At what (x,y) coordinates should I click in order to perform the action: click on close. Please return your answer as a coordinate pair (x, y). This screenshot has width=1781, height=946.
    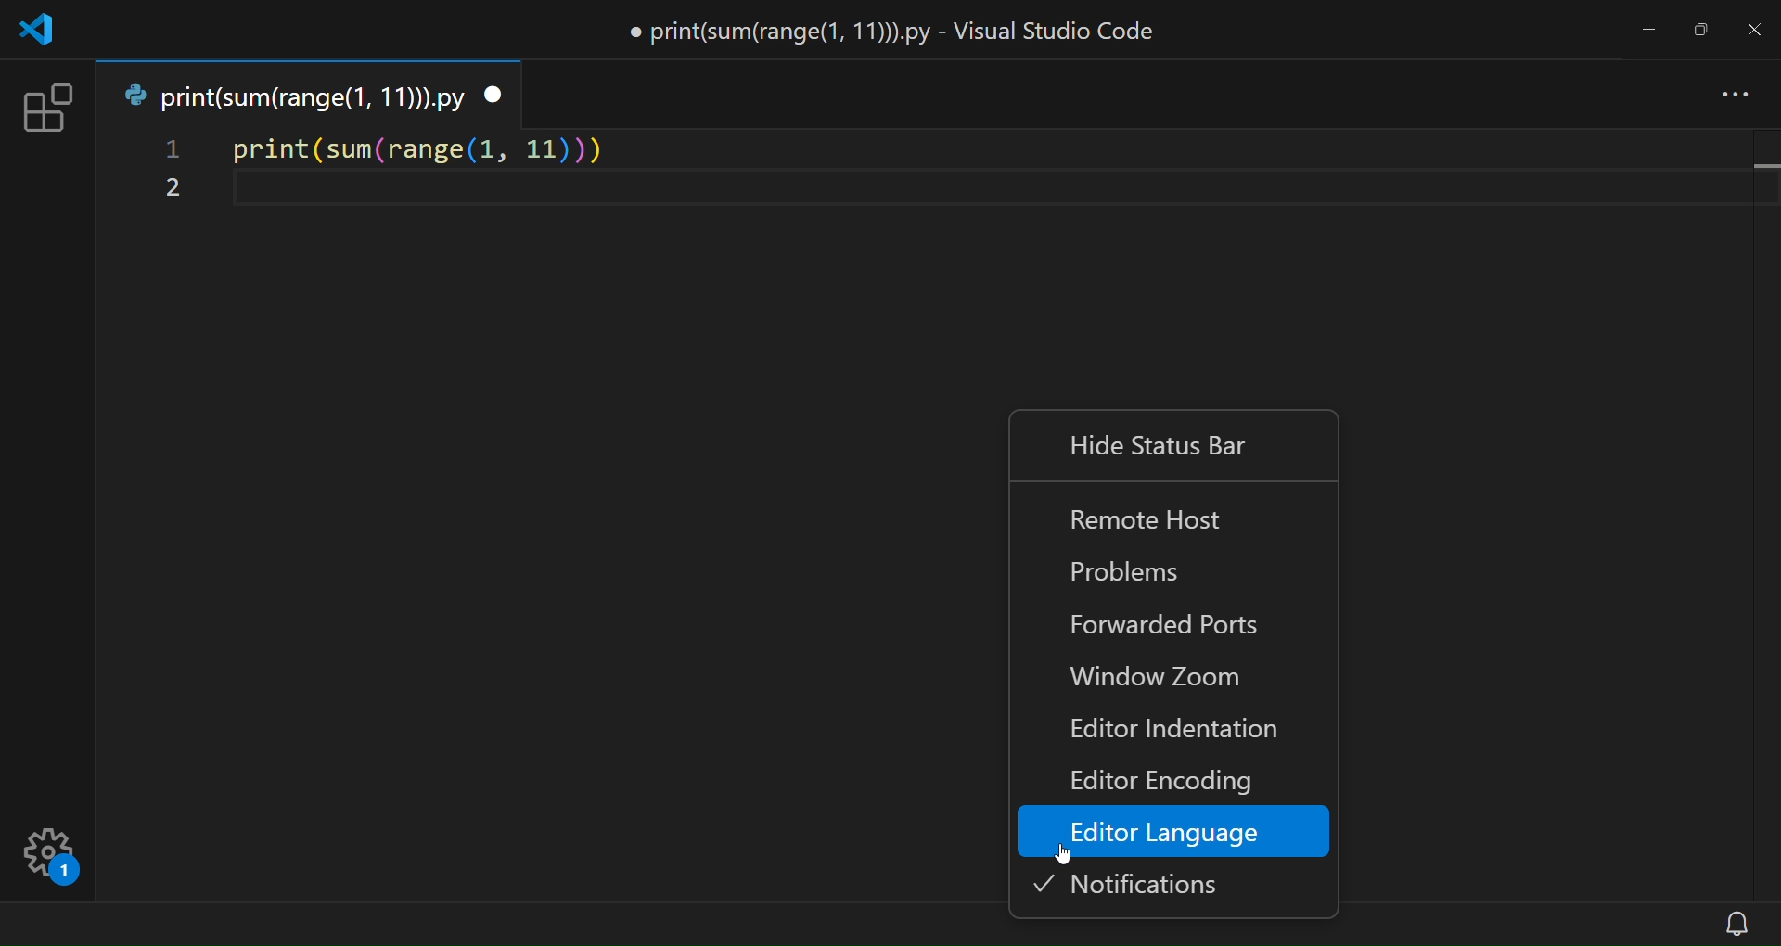
    Looking at the image, I should click on (1753, 26).